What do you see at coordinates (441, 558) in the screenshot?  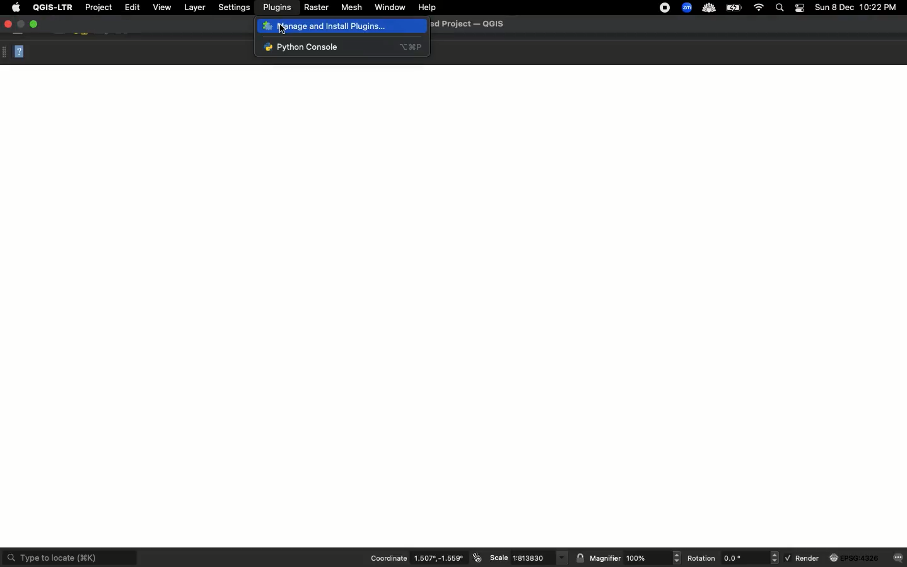 I see `Coordinates` at bounding box center [441, 558].